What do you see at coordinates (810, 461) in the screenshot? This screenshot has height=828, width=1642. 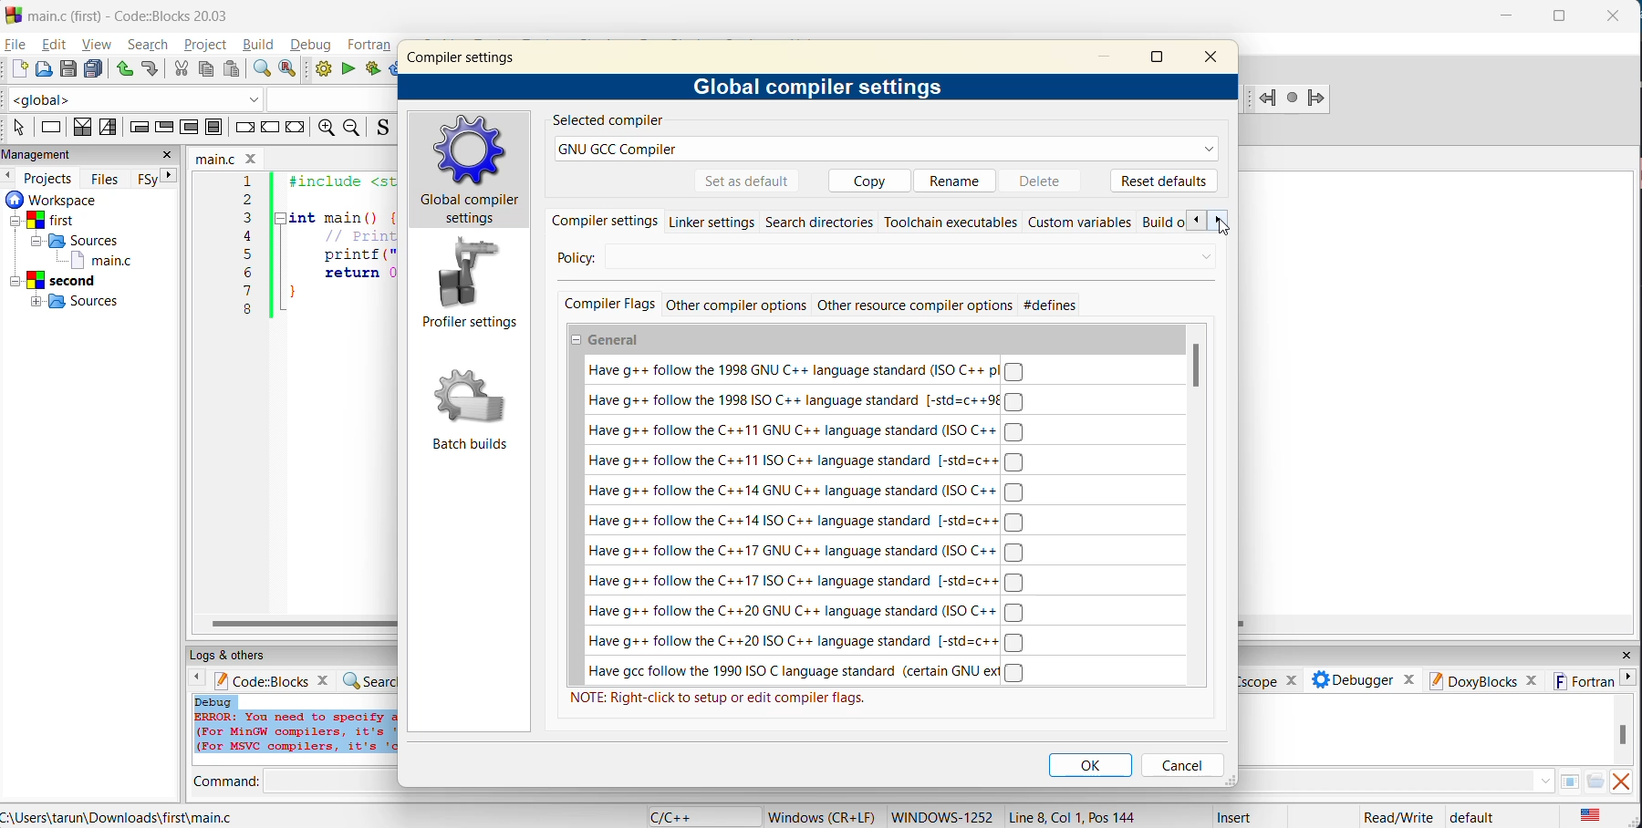 I see `Have g++ follow the C++111SO C++ language standard [-std=c++` at bounding box center [810, 461].